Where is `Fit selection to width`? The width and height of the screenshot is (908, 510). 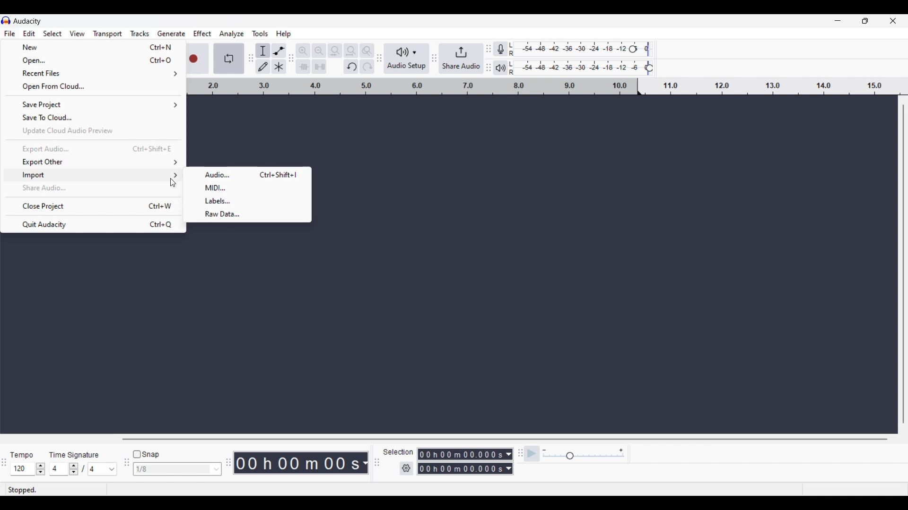
Fit selection to width is located at coordinates (335, 51).